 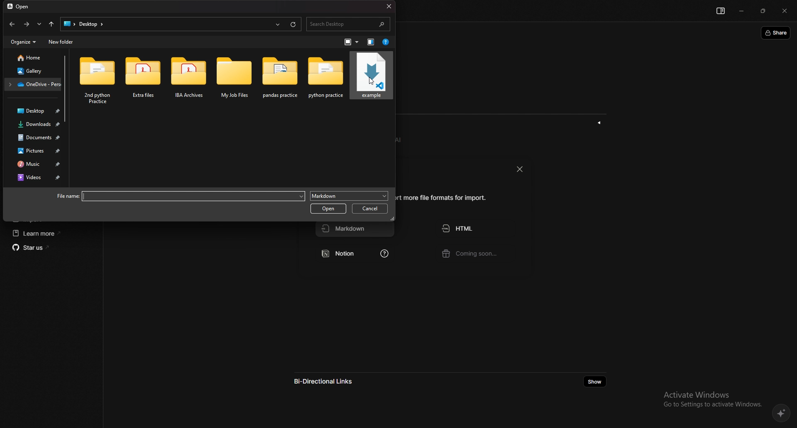 What do you see at coordinates (33, 84) in the screenshot?
I see `folder` at bounding box center [33, 84].